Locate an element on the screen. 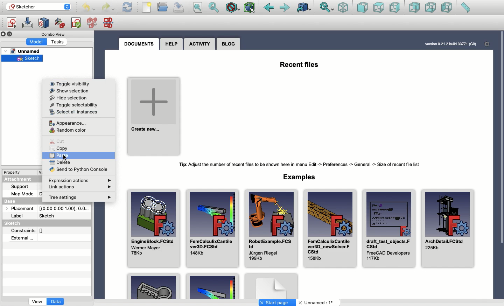 This screenshot has height=306, width=504. Left is located at coordinates (447, 7).